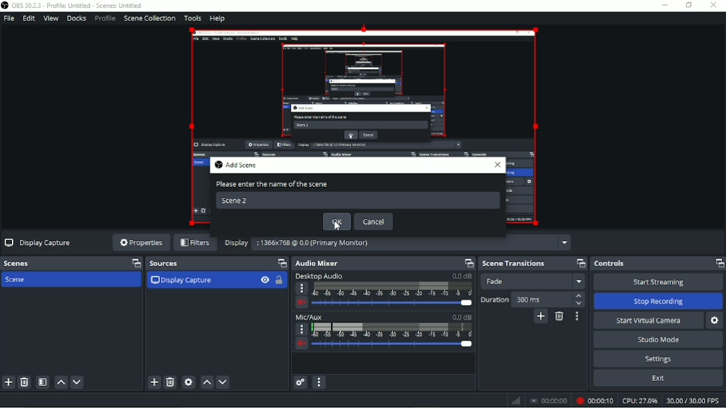  Describe the element at coordinates (218, 19) in the screenshot. I see `Help` at that location.